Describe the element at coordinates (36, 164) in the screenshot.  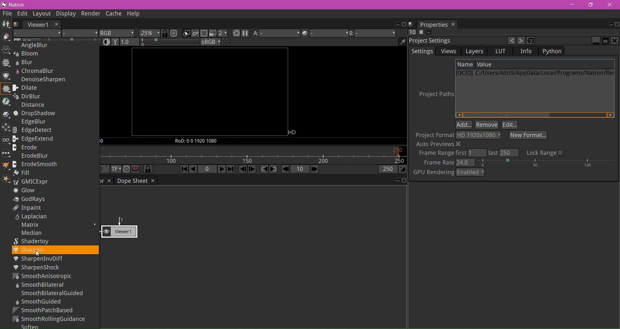
I see `ErodeSmooth` at that location.